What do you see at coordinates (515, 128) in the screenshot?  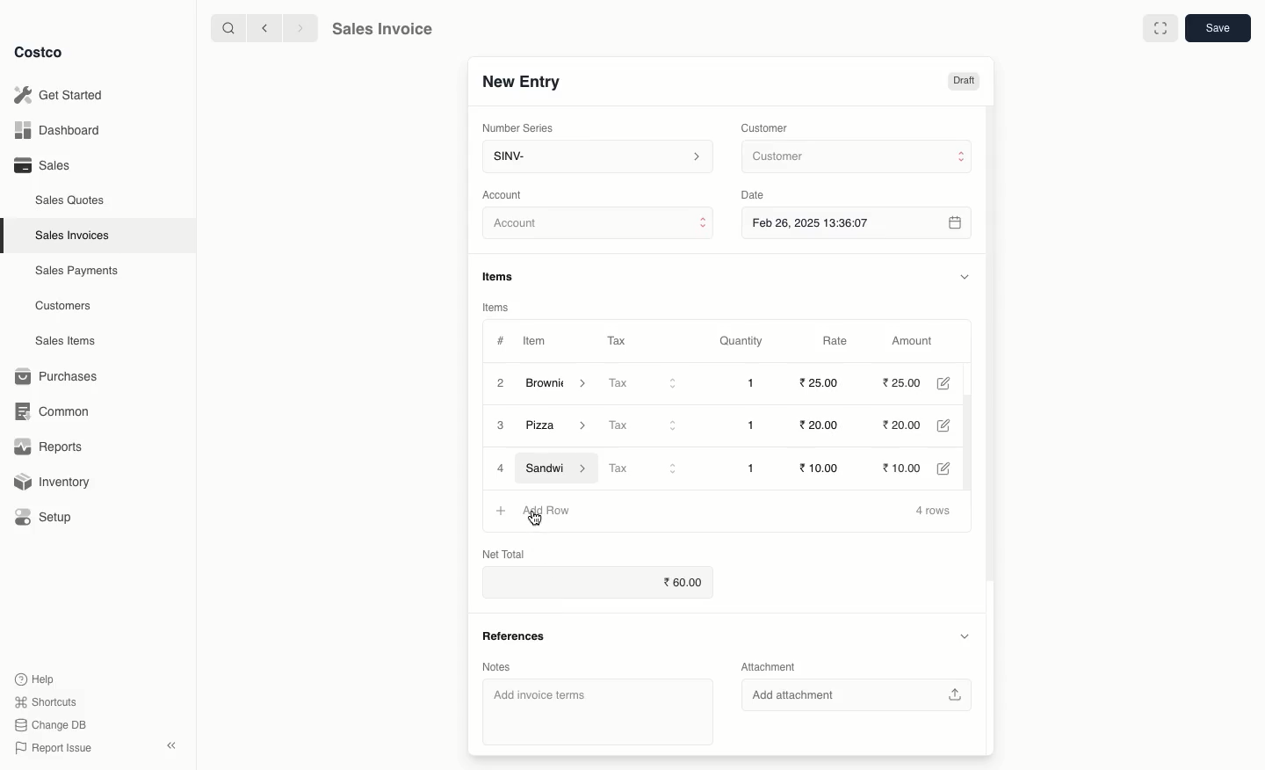 I see `‘Number Series` at bounding box center [515, 128].